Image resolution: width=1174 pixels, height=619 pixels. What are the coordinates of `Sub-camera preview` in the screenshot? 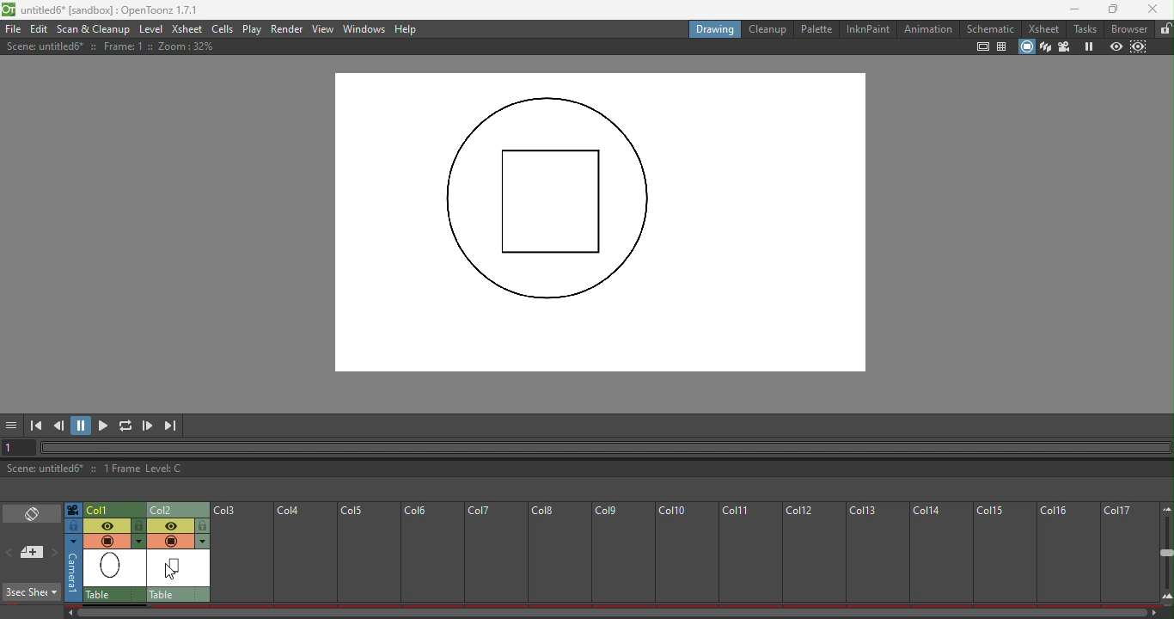 It's located at (1140, 46).